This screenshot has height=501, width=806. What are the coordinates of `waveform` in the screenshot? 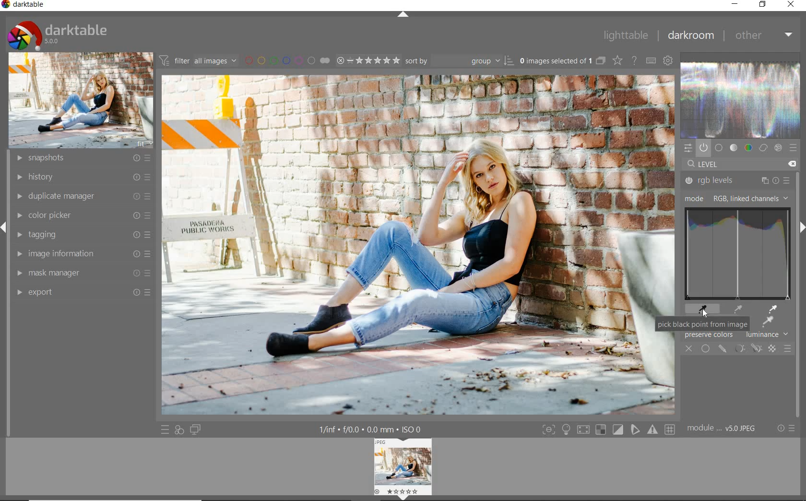 It's located at (741, 99).